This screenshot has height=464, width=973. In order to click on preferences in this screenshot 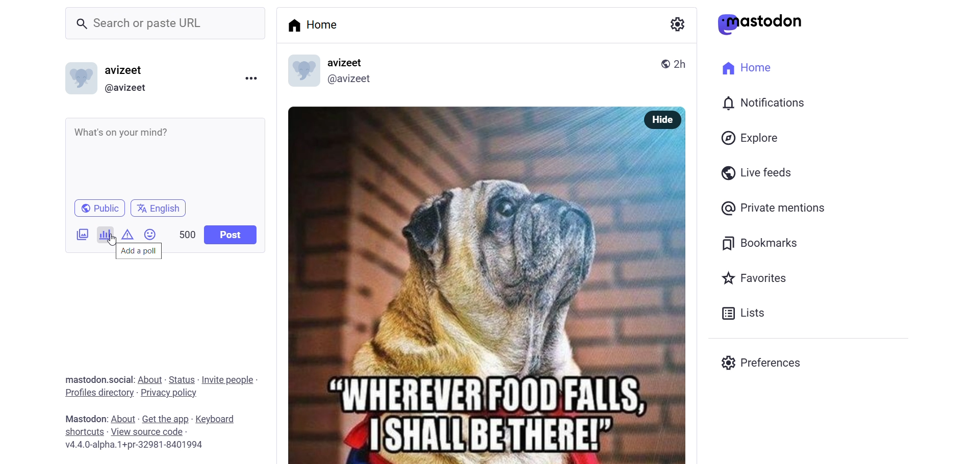, I will do `click(764, 361)`.